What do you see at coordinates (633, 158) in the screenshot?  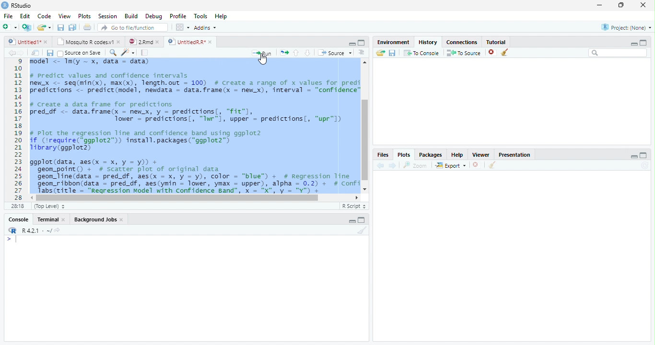 I see `minimize` at bounding box center [633, 158].